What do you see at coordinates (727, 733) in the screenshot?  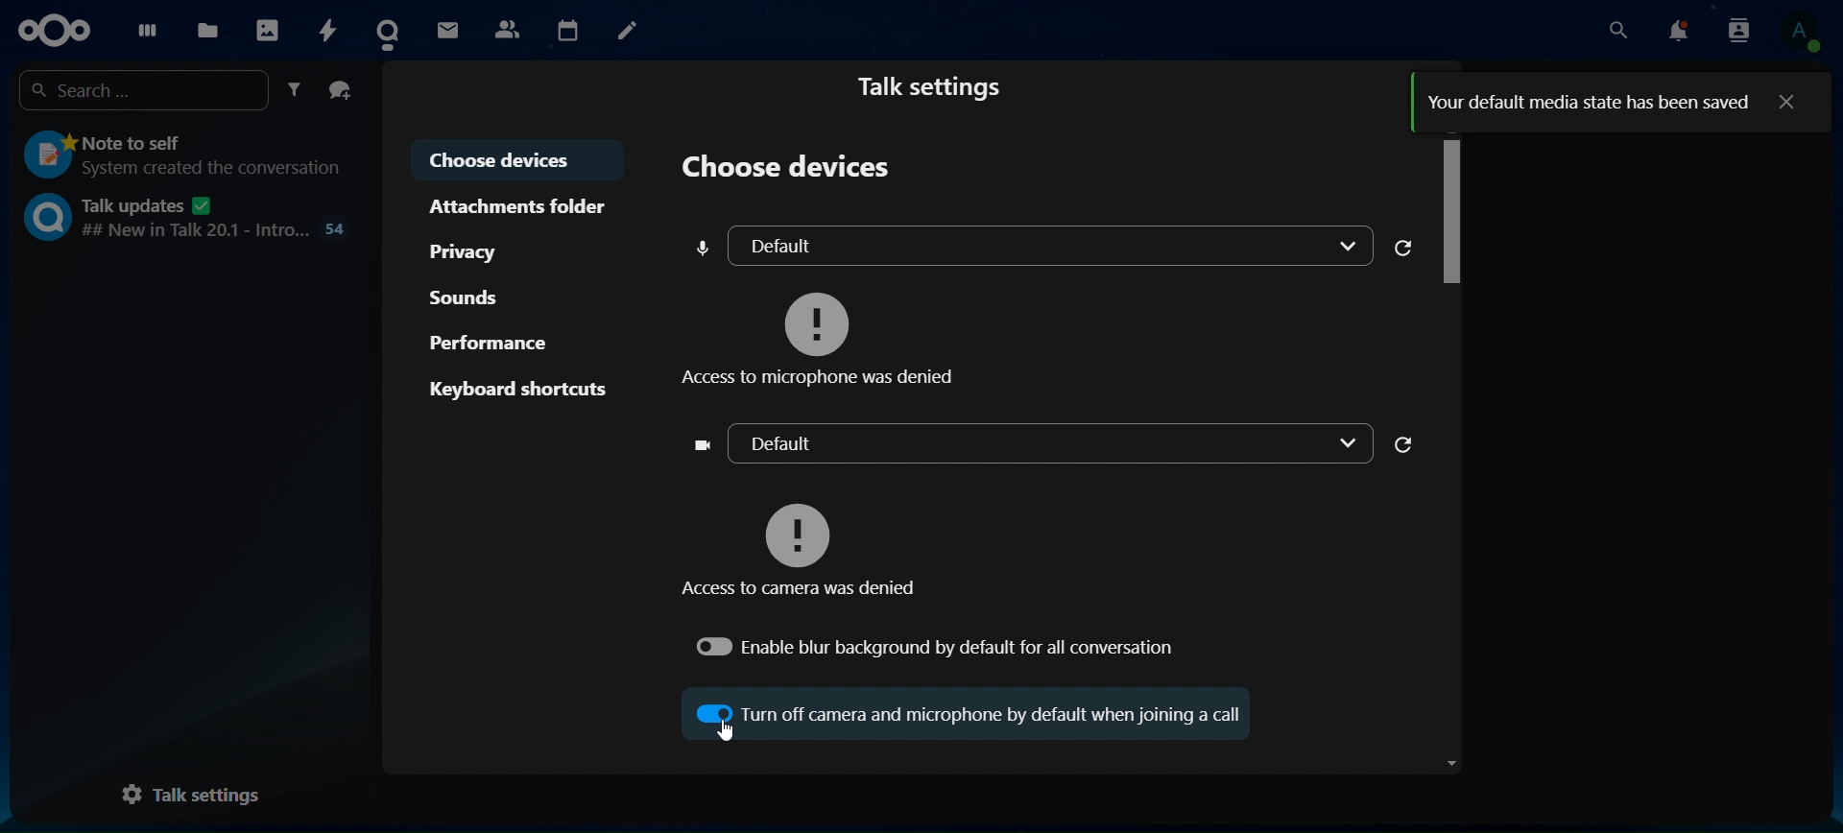 I see `Cursor` at bounding box center [727, 733].